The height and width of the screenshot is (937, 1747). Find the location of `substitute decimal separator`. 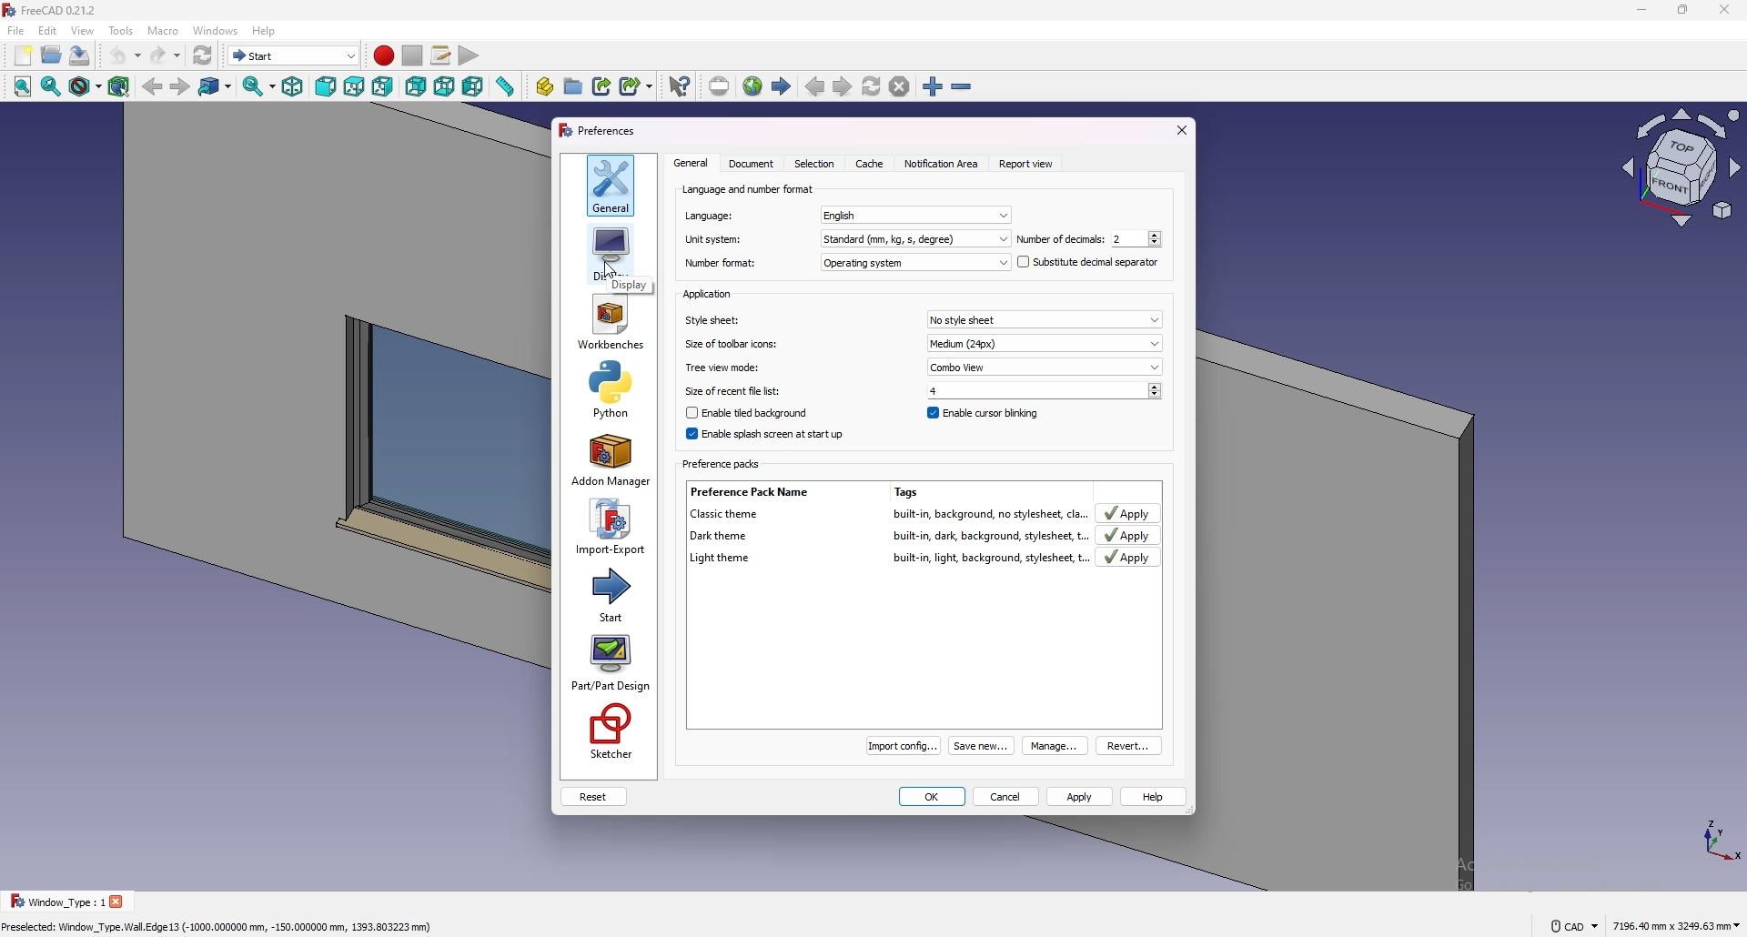

substitute decimal separator is located at coordinates (1090, 262).